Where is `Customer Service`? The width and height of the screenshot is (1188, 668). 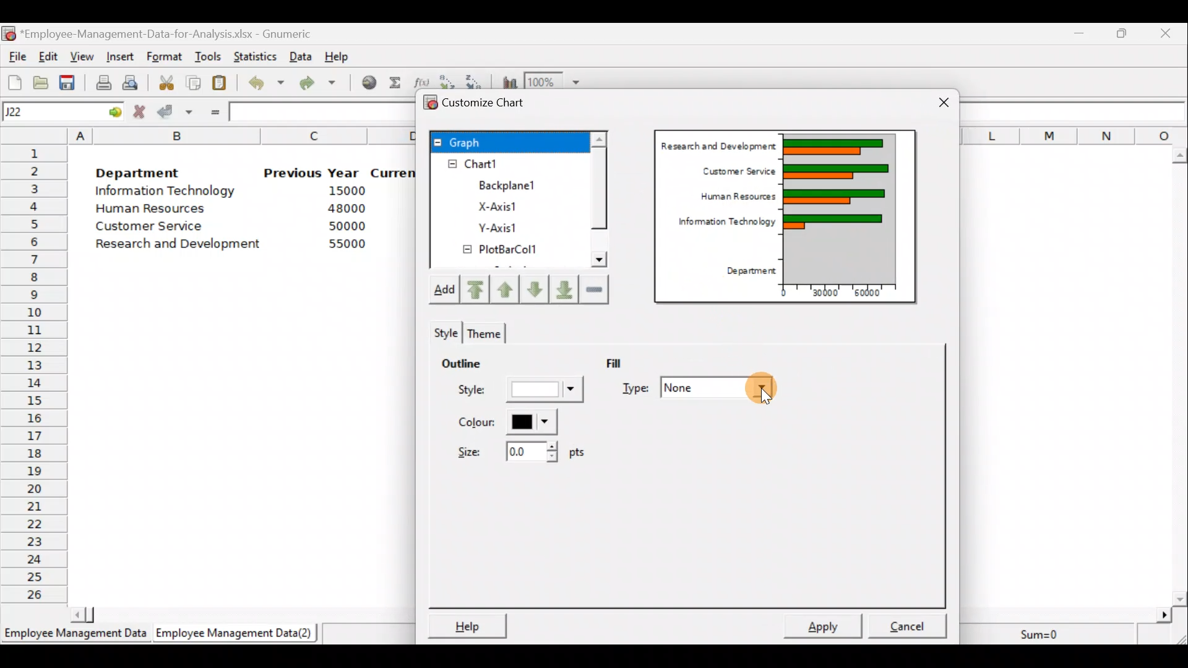
Customer Service is located at coordinates (733, 173).